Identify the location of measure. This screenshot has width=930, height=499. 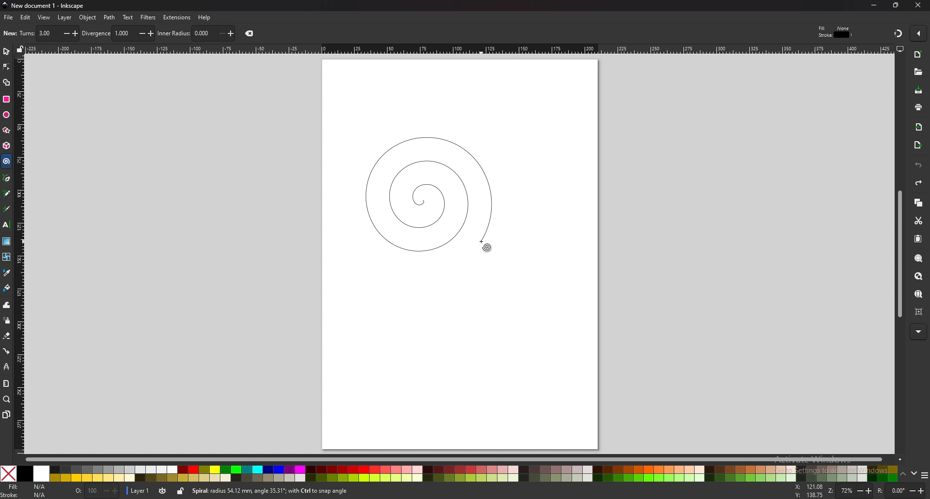
(6, 383).